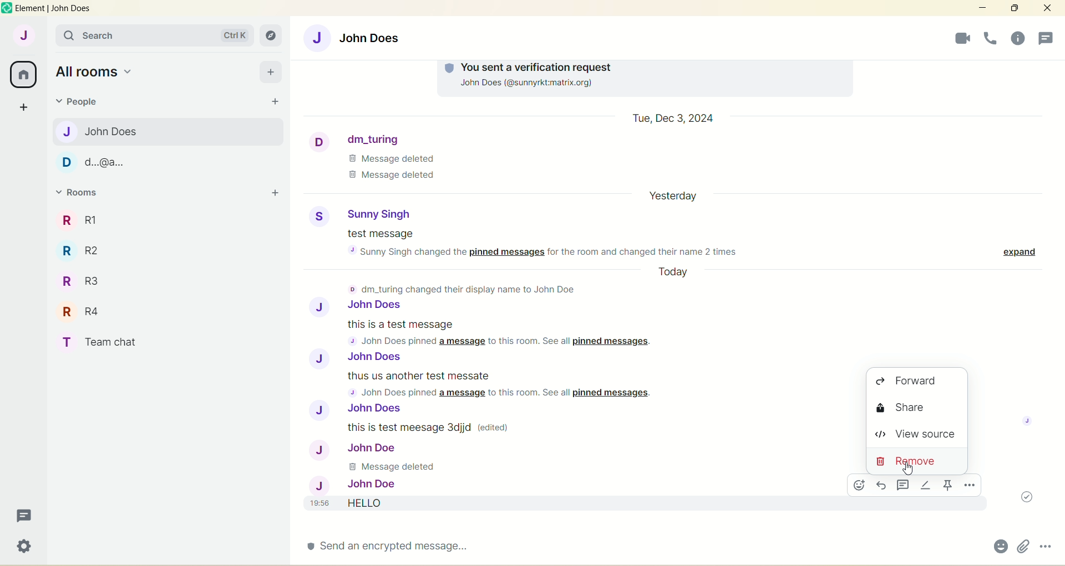 The width and height of the screenshot is (1065, 566). I want to click on thus us another test messate
5 John Does pinned a message to this room. See all pinned messages., so click(504, 384).